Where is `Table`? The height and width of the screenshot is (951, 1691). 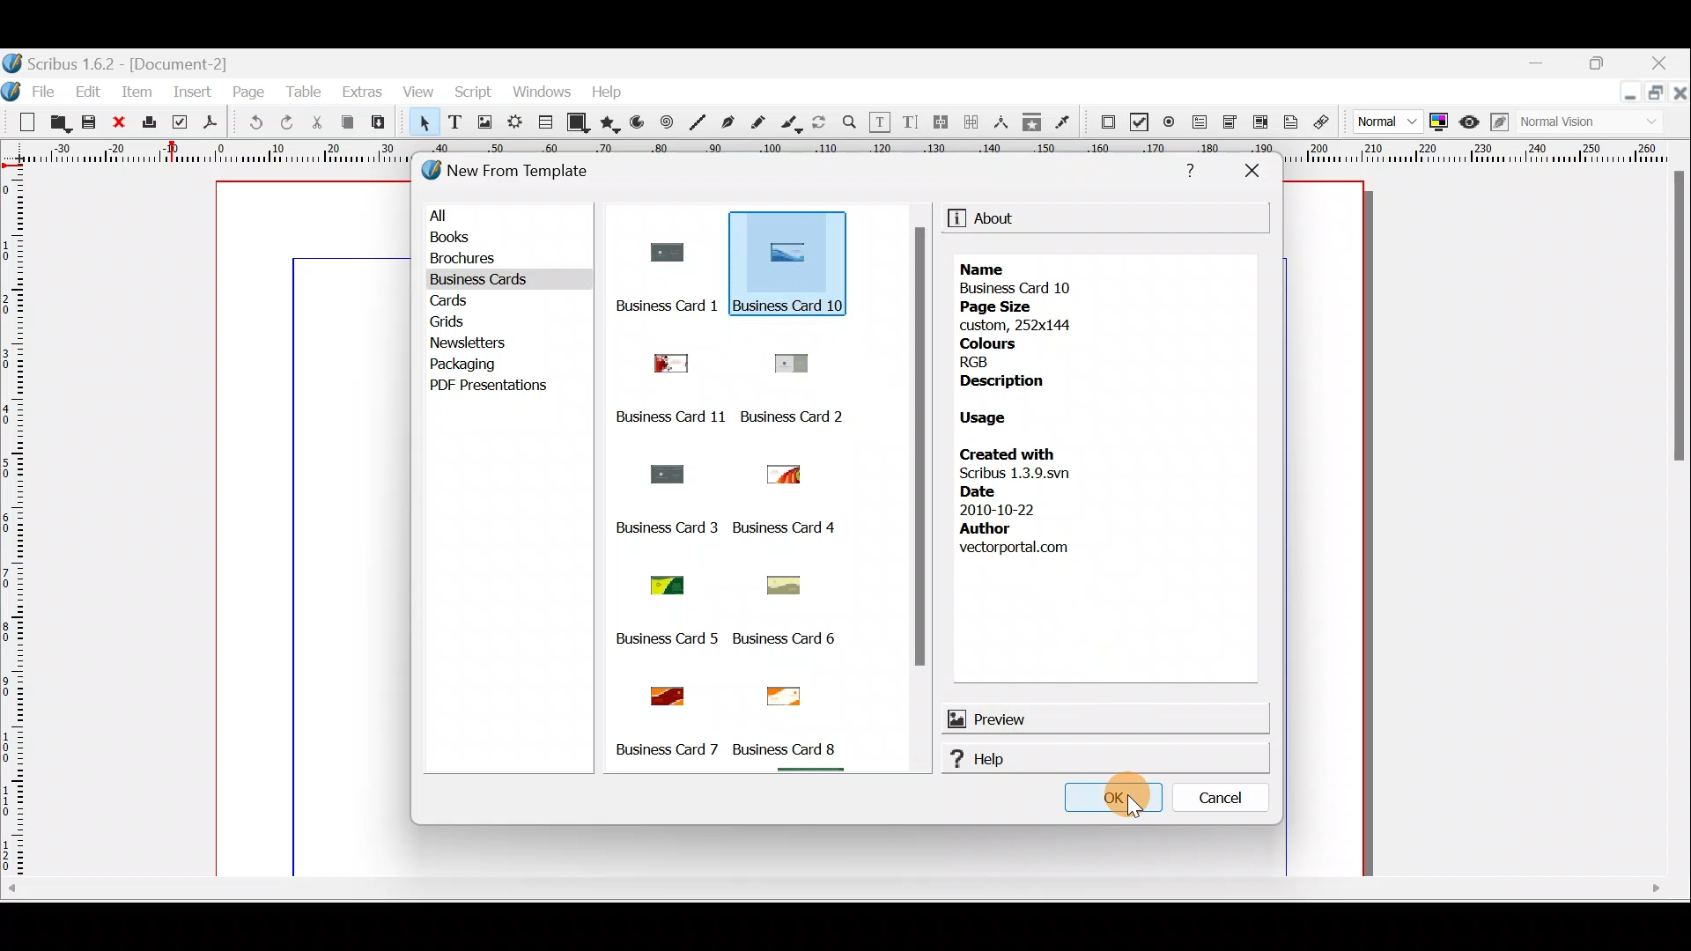 Table is located at coordinates (307, 91).